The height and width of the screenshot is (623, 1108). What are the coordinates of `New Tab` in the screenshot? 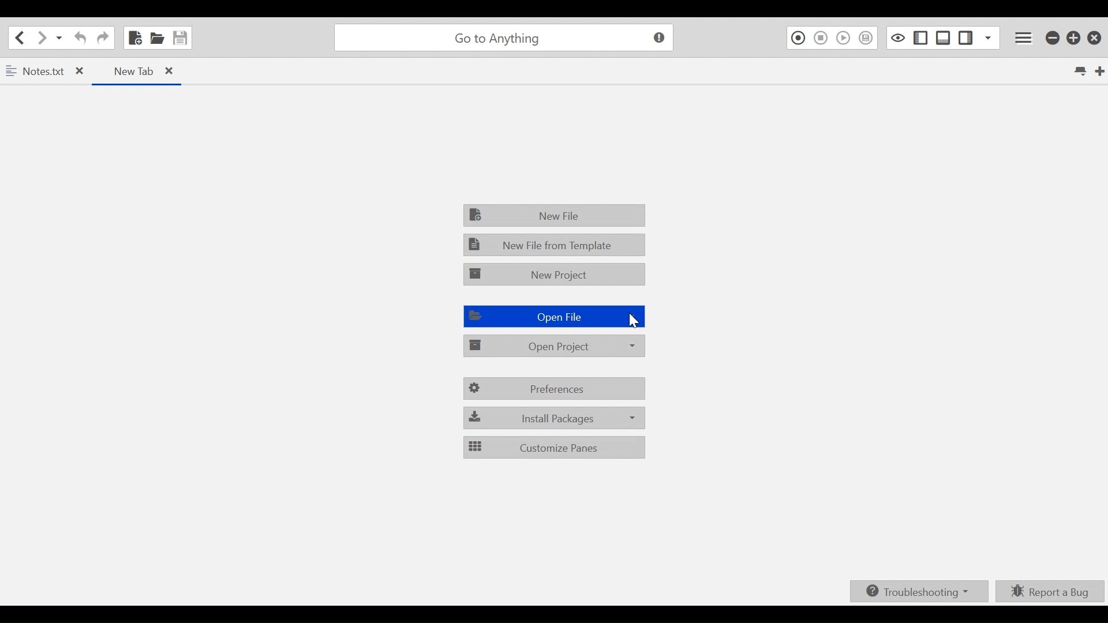 It's located at (136, 71).